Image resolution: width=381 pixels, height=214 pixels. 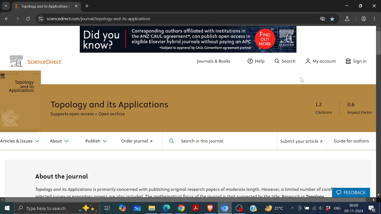 What do you see at coordinates (181, 208) in the screenshot?
I see `Google Chrome` at bounding box center [181, 208].